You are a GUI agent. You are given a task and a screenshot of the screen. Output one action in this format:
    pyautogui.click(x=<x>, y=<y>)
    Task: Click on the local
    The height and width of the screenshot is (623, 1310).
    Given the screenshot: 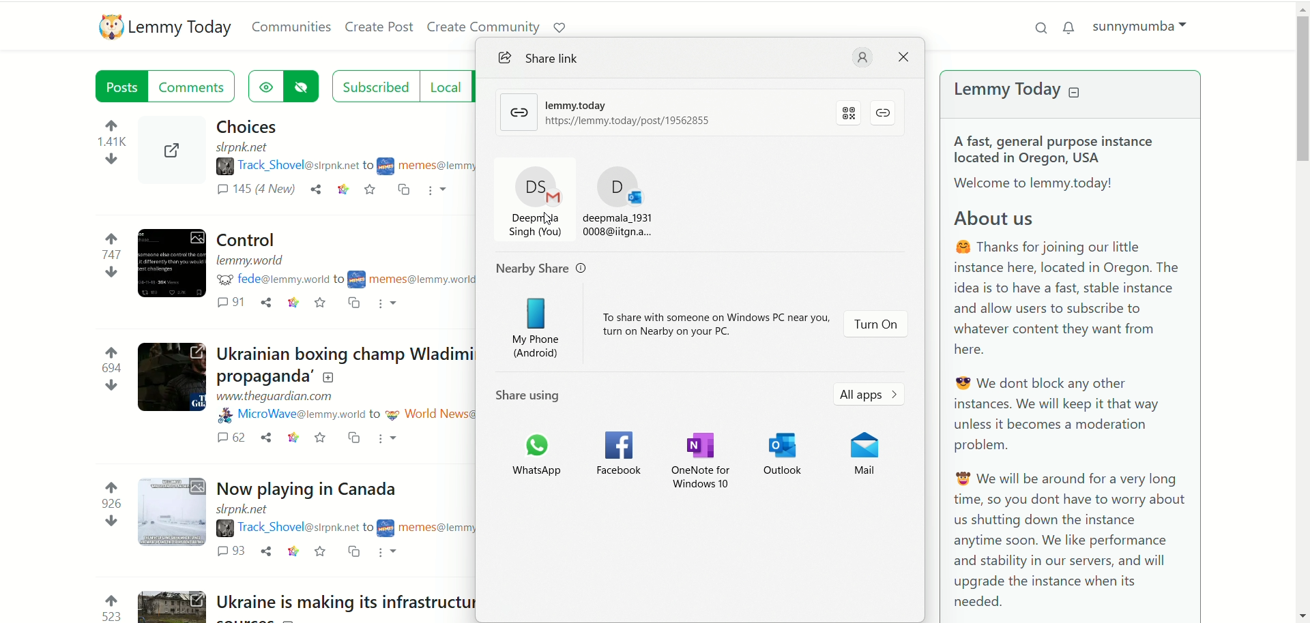 What is the action you would take?
    pyautogui.click(x=444, y=85)
    